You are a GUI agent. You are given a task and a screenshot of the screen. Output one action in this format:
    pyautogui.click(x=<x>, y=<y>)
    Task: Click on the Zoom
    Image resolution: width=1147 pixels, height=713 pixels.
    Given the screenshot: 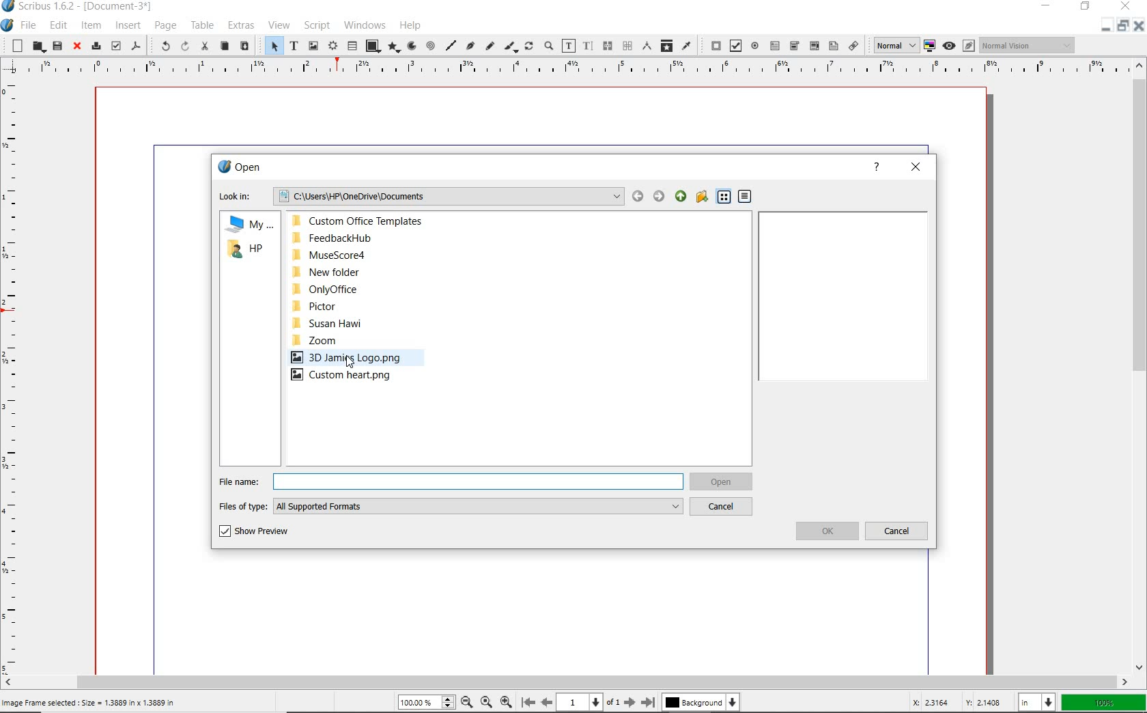 What is the action you would take?
    pyautogui.click(x=357, y=342)
    